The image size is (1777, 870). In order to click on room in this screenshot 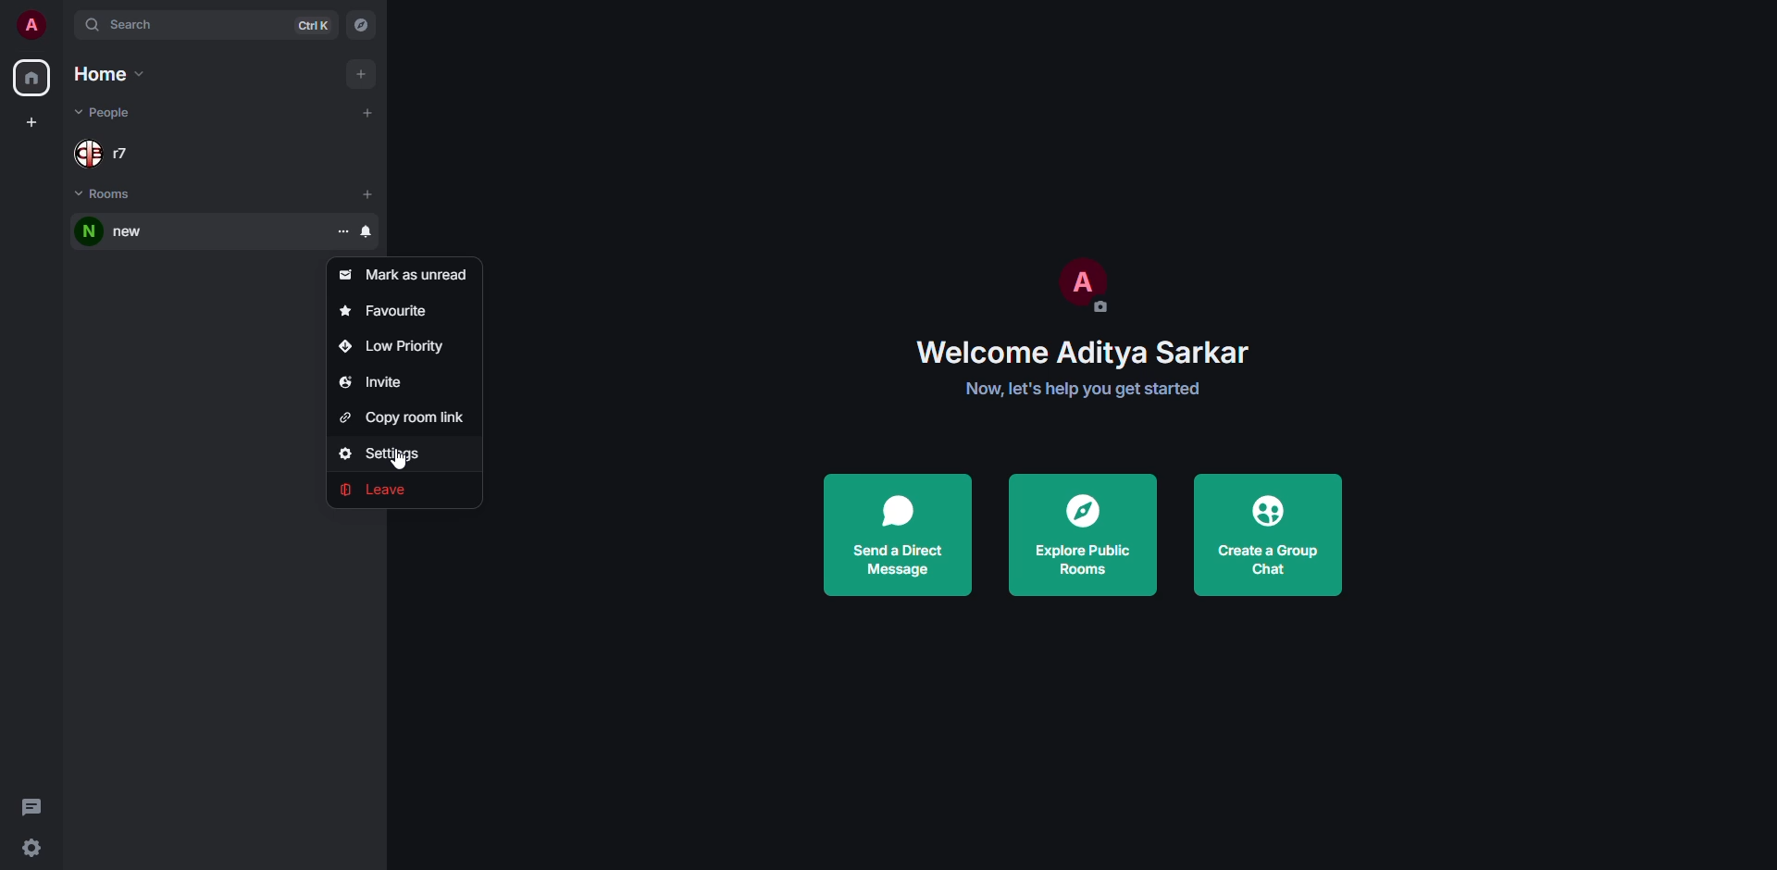, I will do `click(122, 232)`.